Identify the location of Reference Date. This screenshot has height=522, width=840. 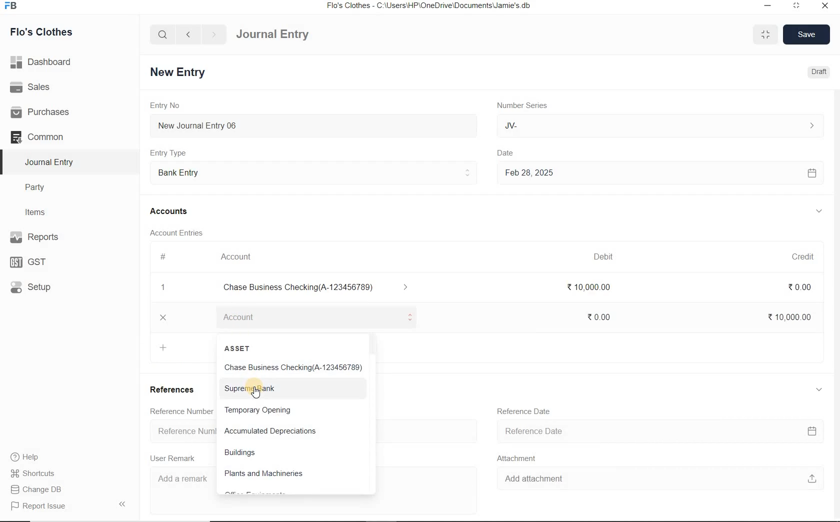
(528, 414).